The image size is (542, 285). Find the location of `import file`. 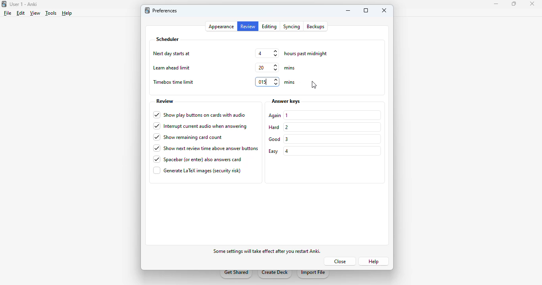

import file is located at coordinates (313, 274).